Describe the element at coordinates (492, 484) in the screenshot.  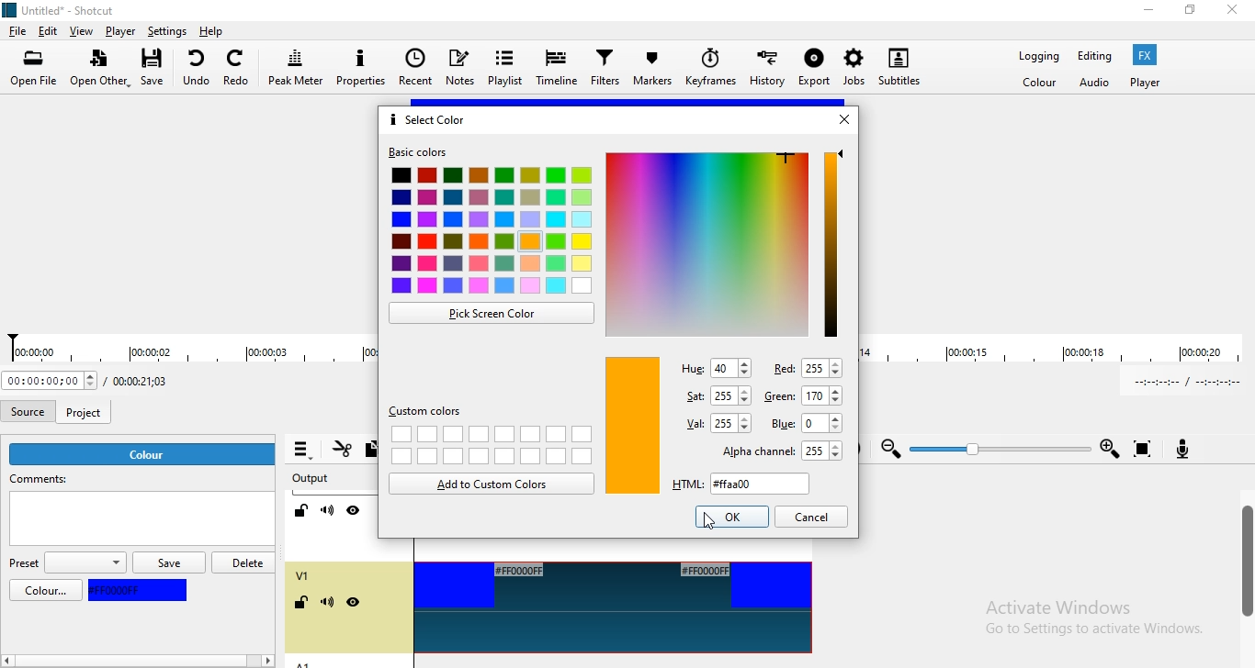
I see `add to custom colors` at that location.